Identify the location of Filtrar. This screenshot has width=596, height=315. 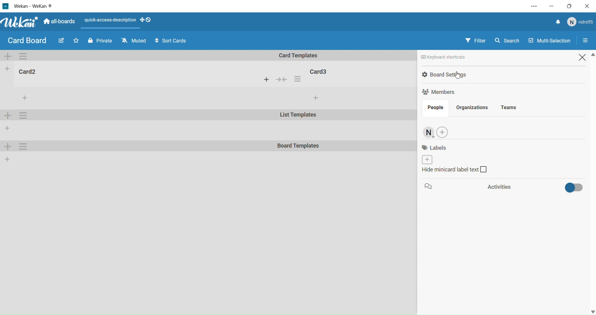
(476, 40).